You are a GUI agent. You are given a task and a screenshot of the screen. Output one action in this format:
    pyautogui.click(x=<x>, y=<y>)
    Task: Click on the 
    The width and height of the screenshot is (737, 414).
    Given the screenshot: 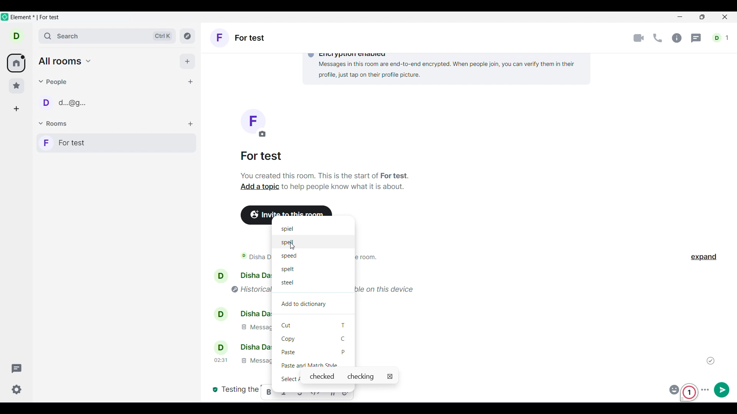 What is the action you would take?
    pyautogui.click(x=289, y=283)
    